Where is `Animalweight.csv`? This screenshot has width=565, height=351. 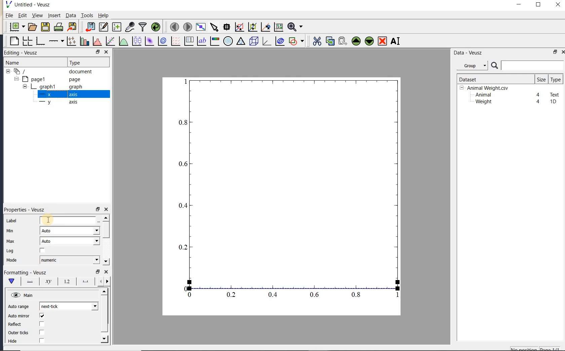
Animalweight.csv is located at coordinates (486, 88).